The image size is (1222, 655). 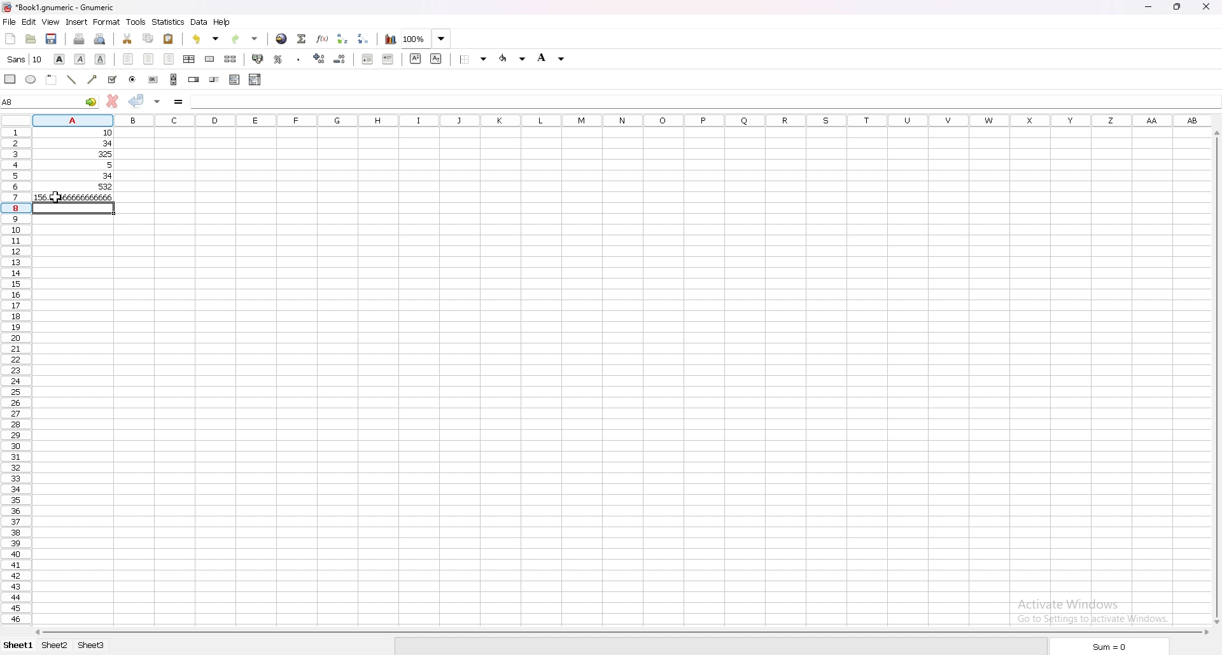 I want to click on 5, so click(x=80, y=165).